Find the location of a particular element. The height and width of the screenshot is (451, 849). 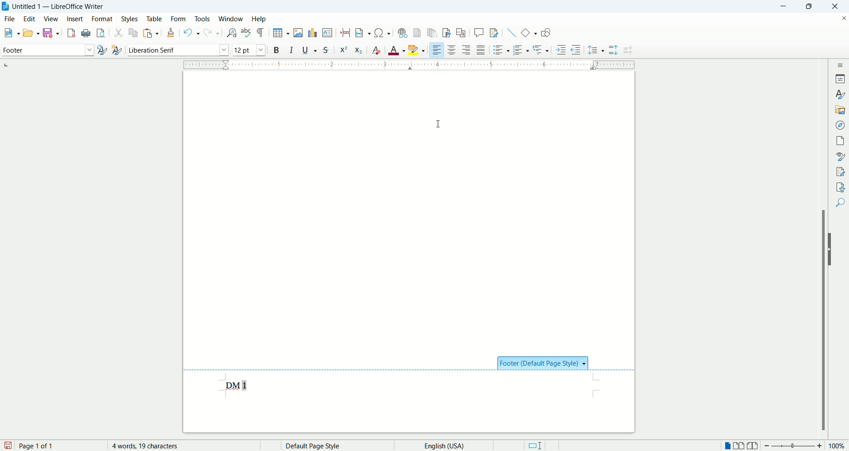

unordered list is located at coordinates (500, 50).